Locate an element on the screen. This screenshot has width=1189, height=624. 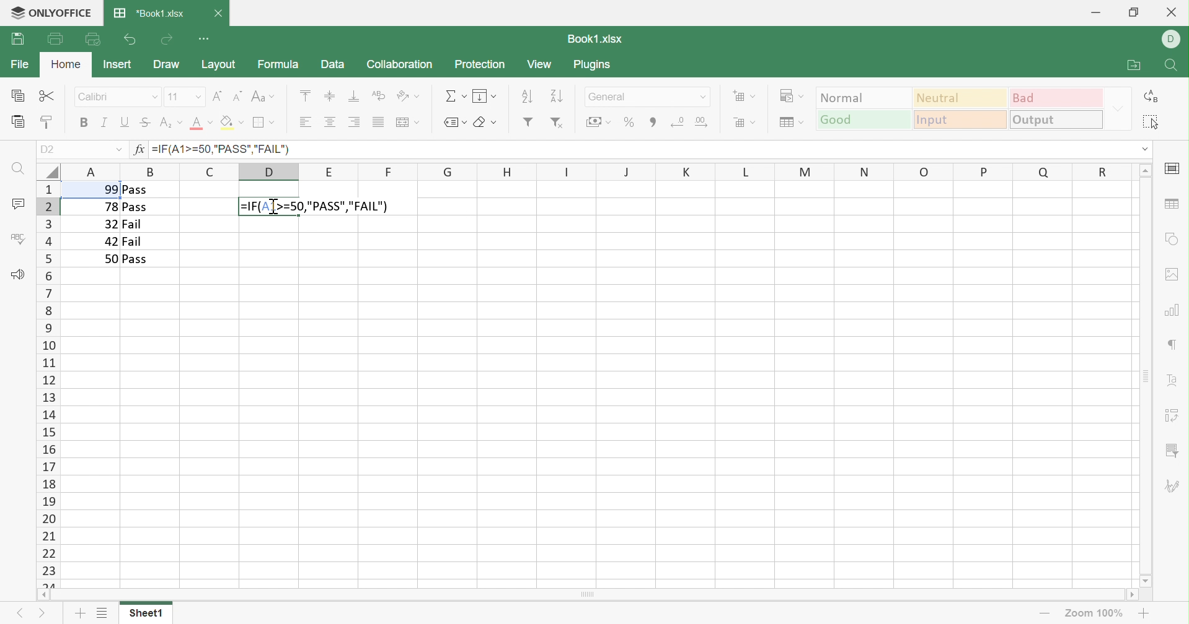
logo is located at coordinates (14, 12).